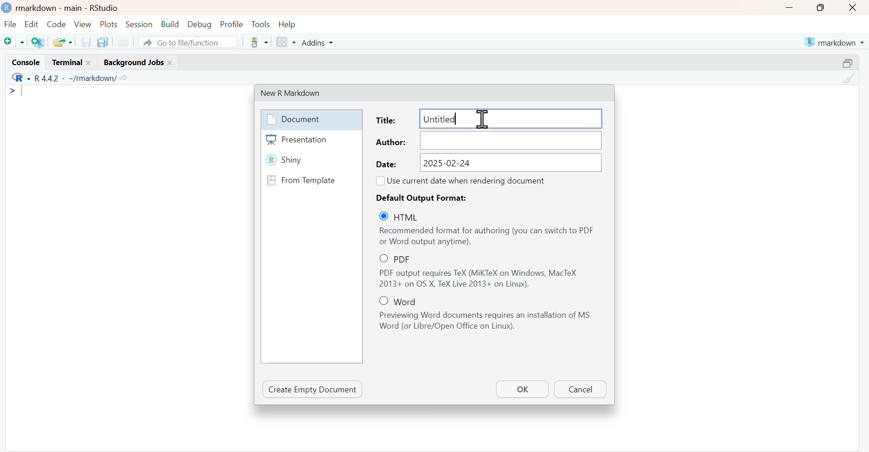  What do you see at coordinates (74, 78) in the screenshot?
I see `R language version - R 4.4.1` at bounding box center [74, 78].